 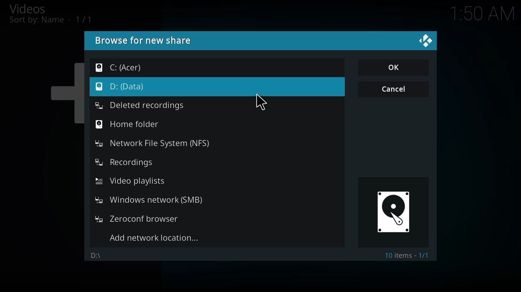 I want to click on windows network, so click(x=148, y=200).